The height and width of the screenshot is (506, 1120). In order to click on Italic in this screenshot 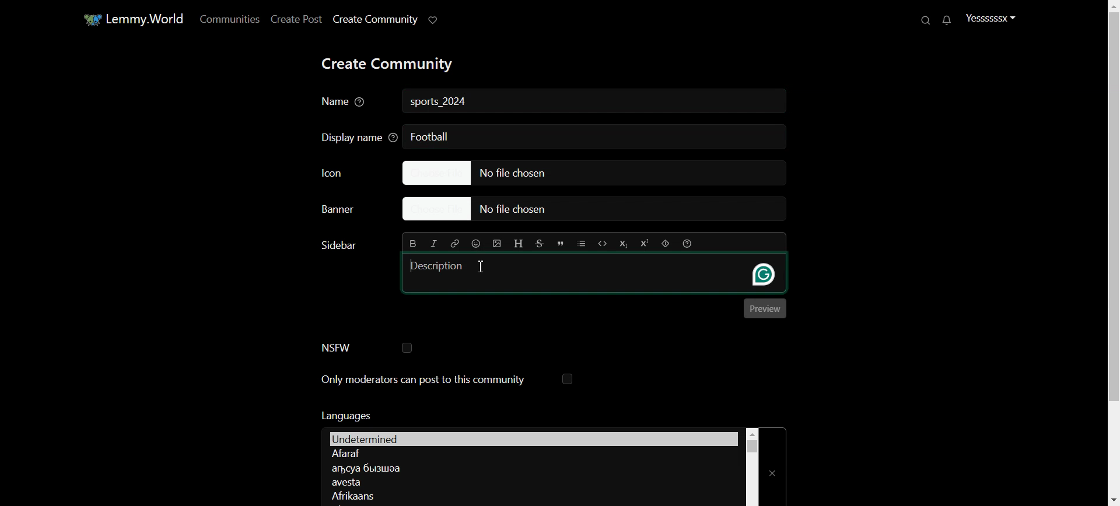, I will do `click(434, 244)`.